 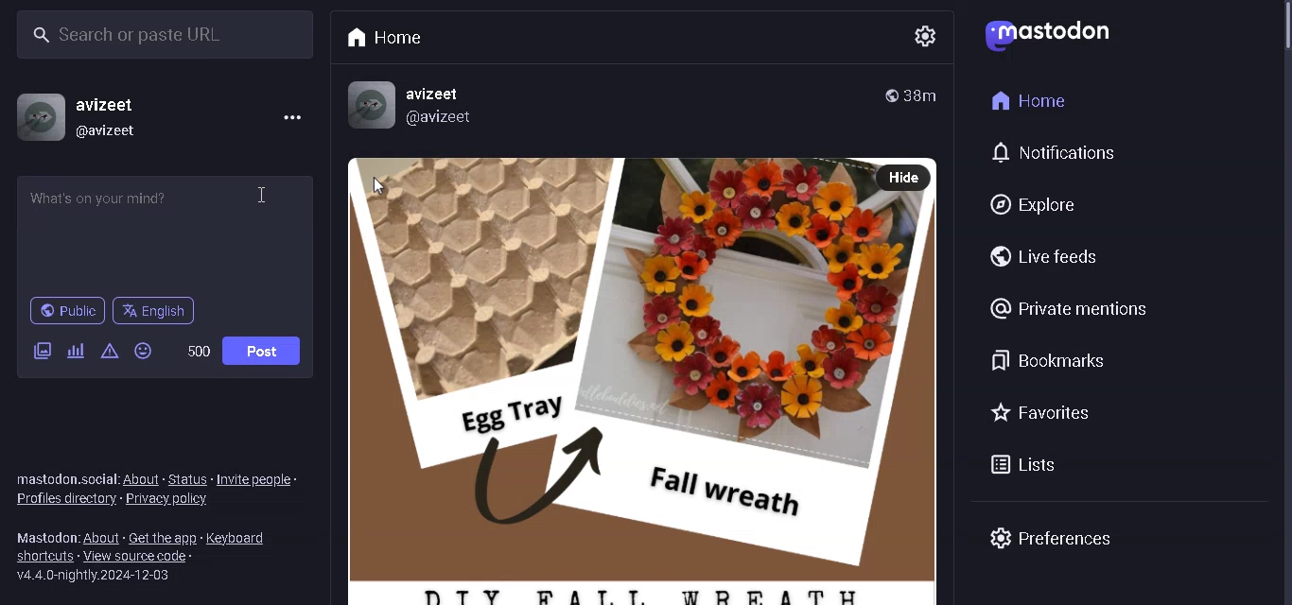 What do you see at coordinates (93, 577) in the screenshot?
I see `version` at bounding box center [93, 577].